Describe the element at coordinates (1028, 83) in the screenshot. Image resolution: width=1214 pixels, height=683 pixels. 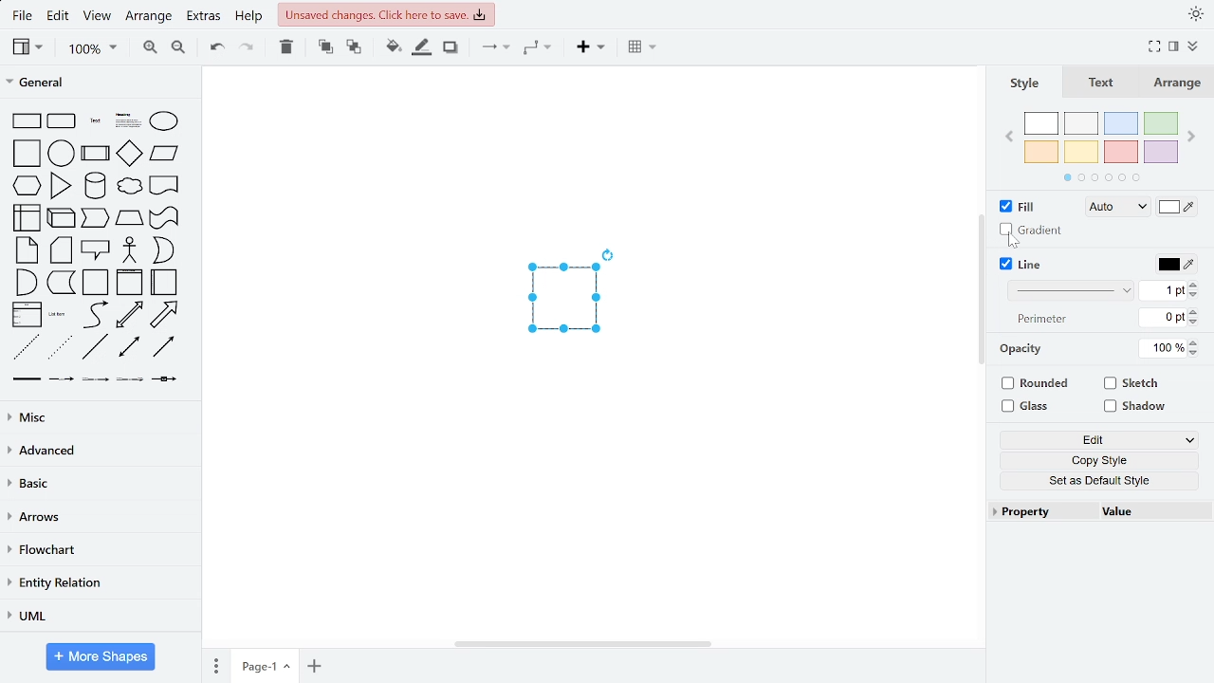
I see `style` at that location.